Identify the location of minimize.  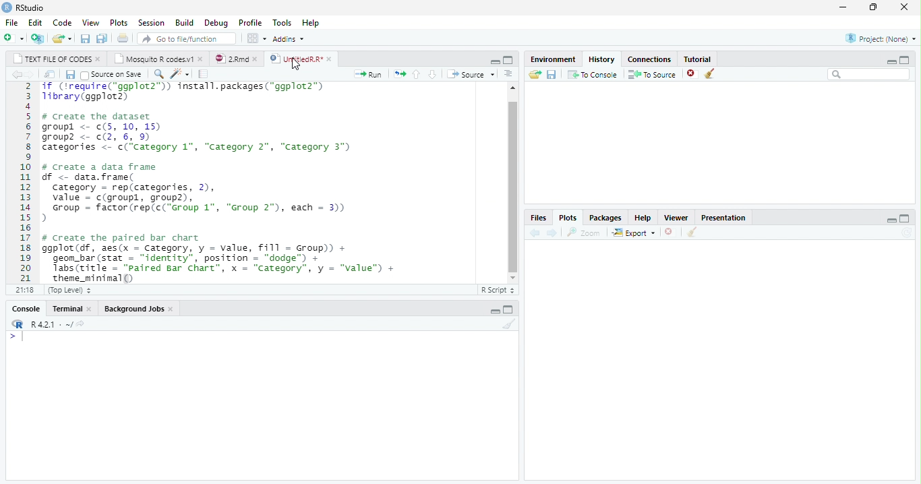
(843, 7).